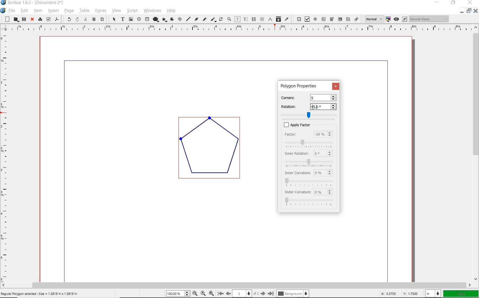  What do you see at coordinates (323, 153) in the screenshot?
I see `inner rotation input` at bounding box center [323, 153].